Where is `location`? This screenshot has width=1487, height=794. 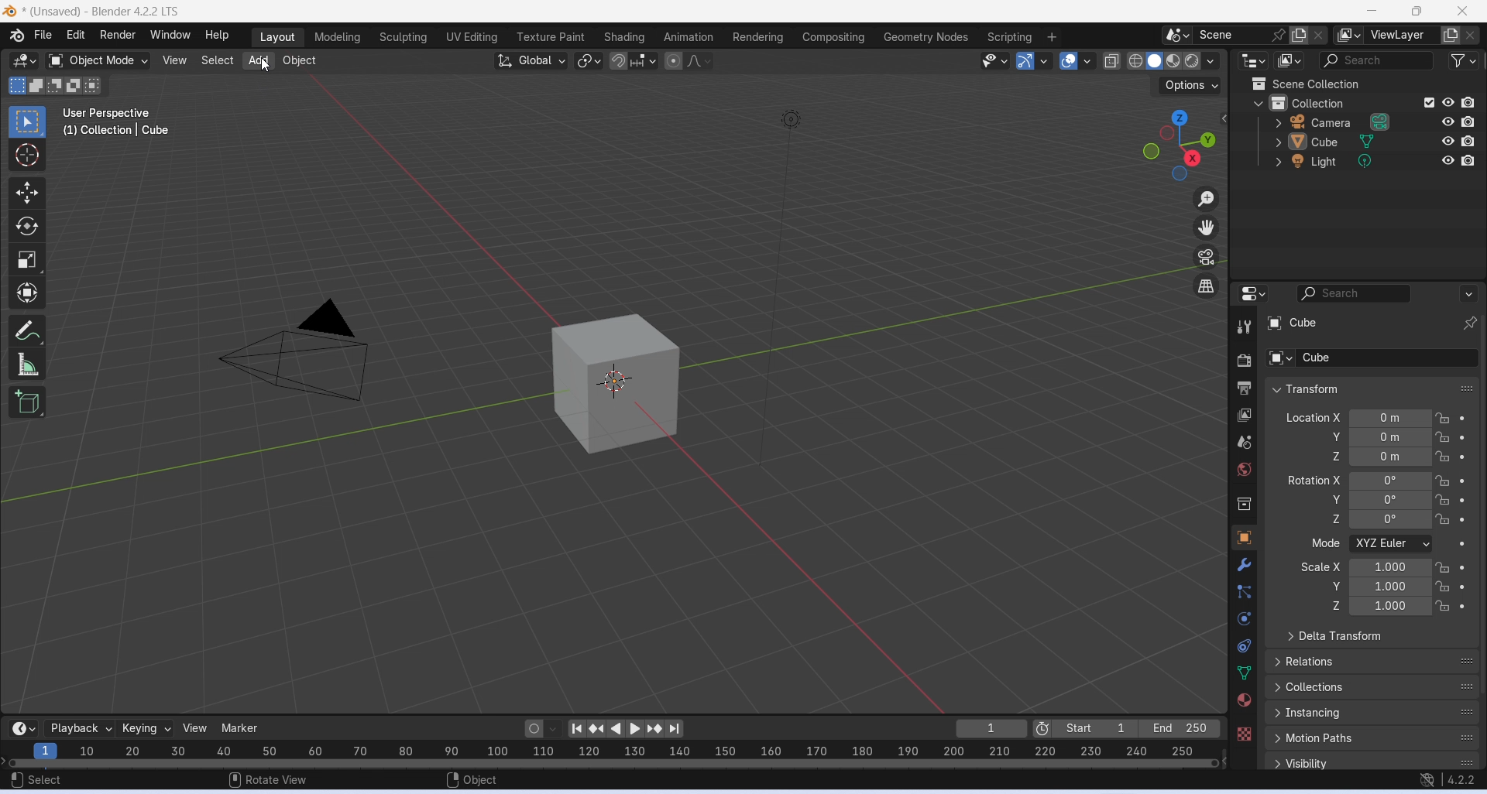 location is located at coordinates (1391, 457).